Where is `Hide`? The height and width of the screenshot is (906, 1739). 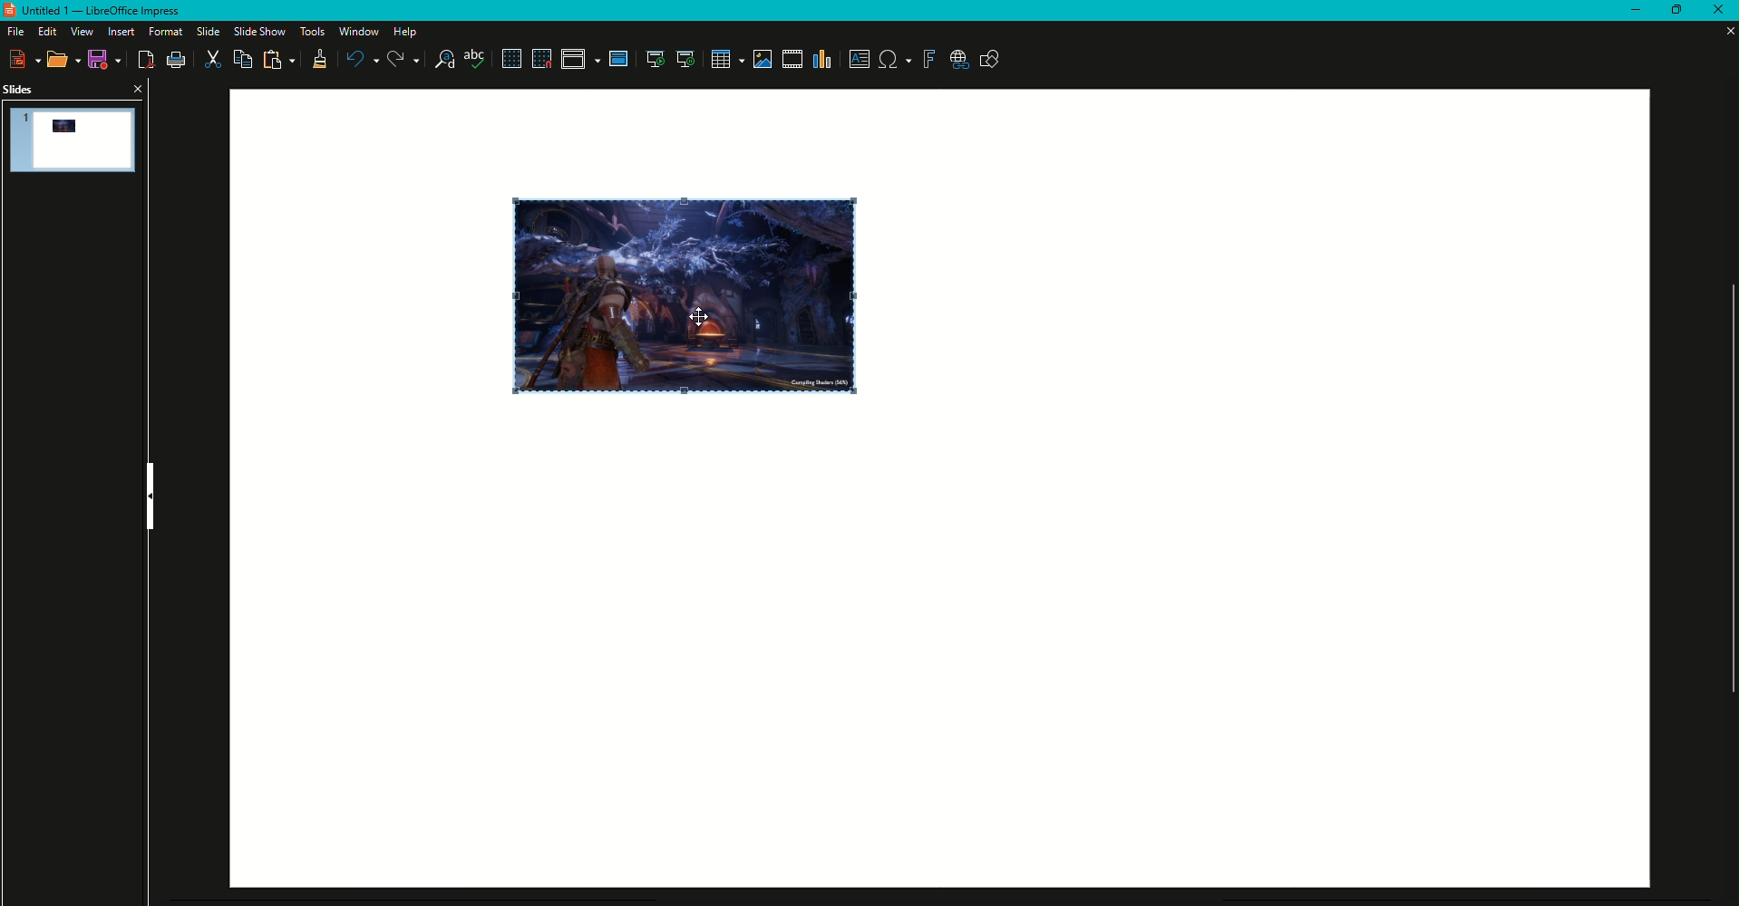
Hide is located at coordinates (146, 498).